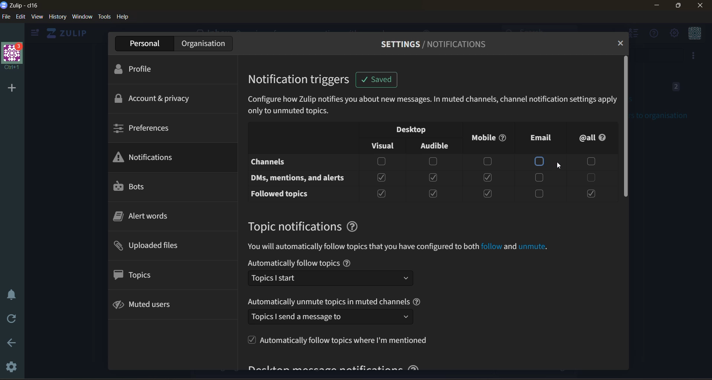 This screenshot has height=380, width=712. Describe the element at coordinates (289, 163) in the screenshot. I see `channels` at that location.